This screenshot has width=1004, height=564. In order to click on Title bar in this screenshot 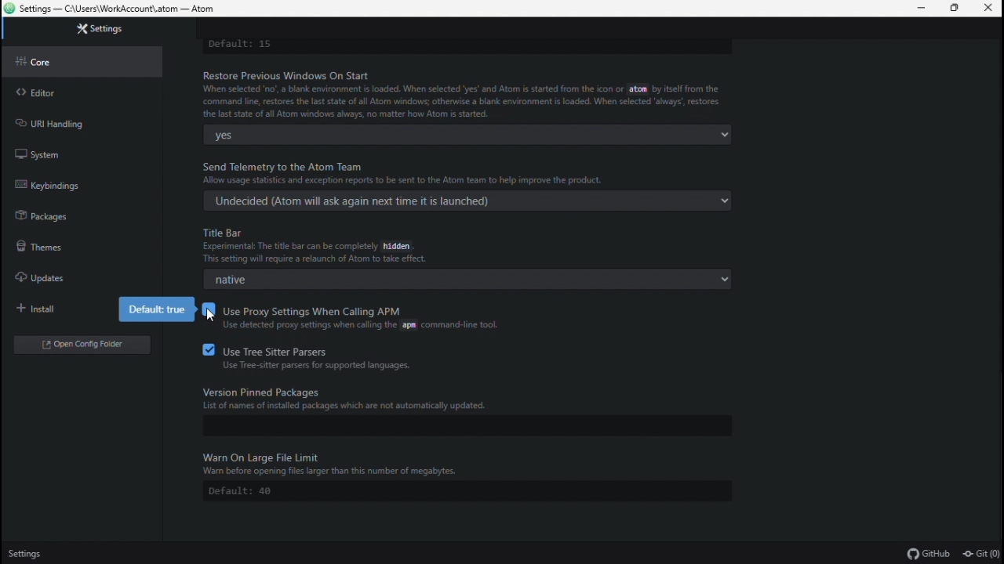, I will do `click(475, 245)`.